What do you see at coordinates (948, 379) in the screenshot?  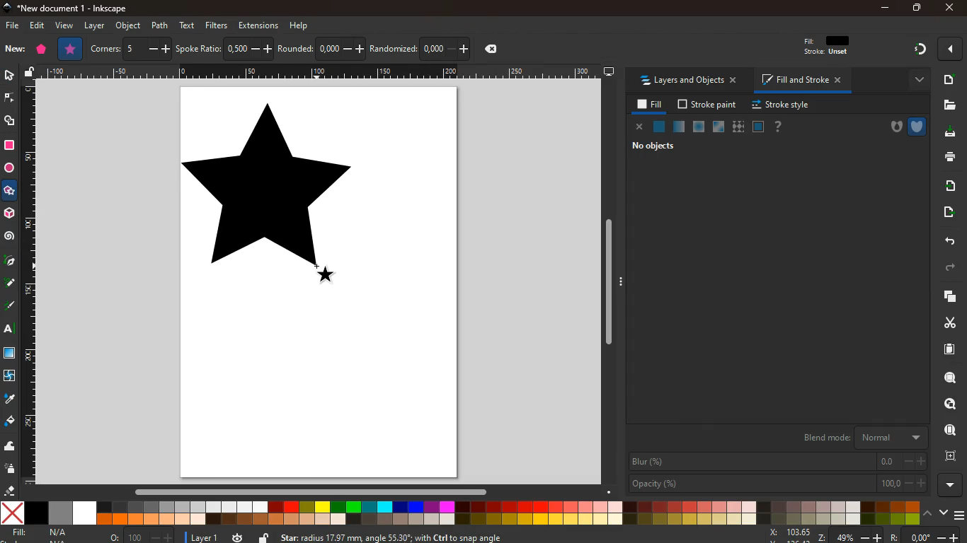 I see `zoom` at bounding box center [948, 379].